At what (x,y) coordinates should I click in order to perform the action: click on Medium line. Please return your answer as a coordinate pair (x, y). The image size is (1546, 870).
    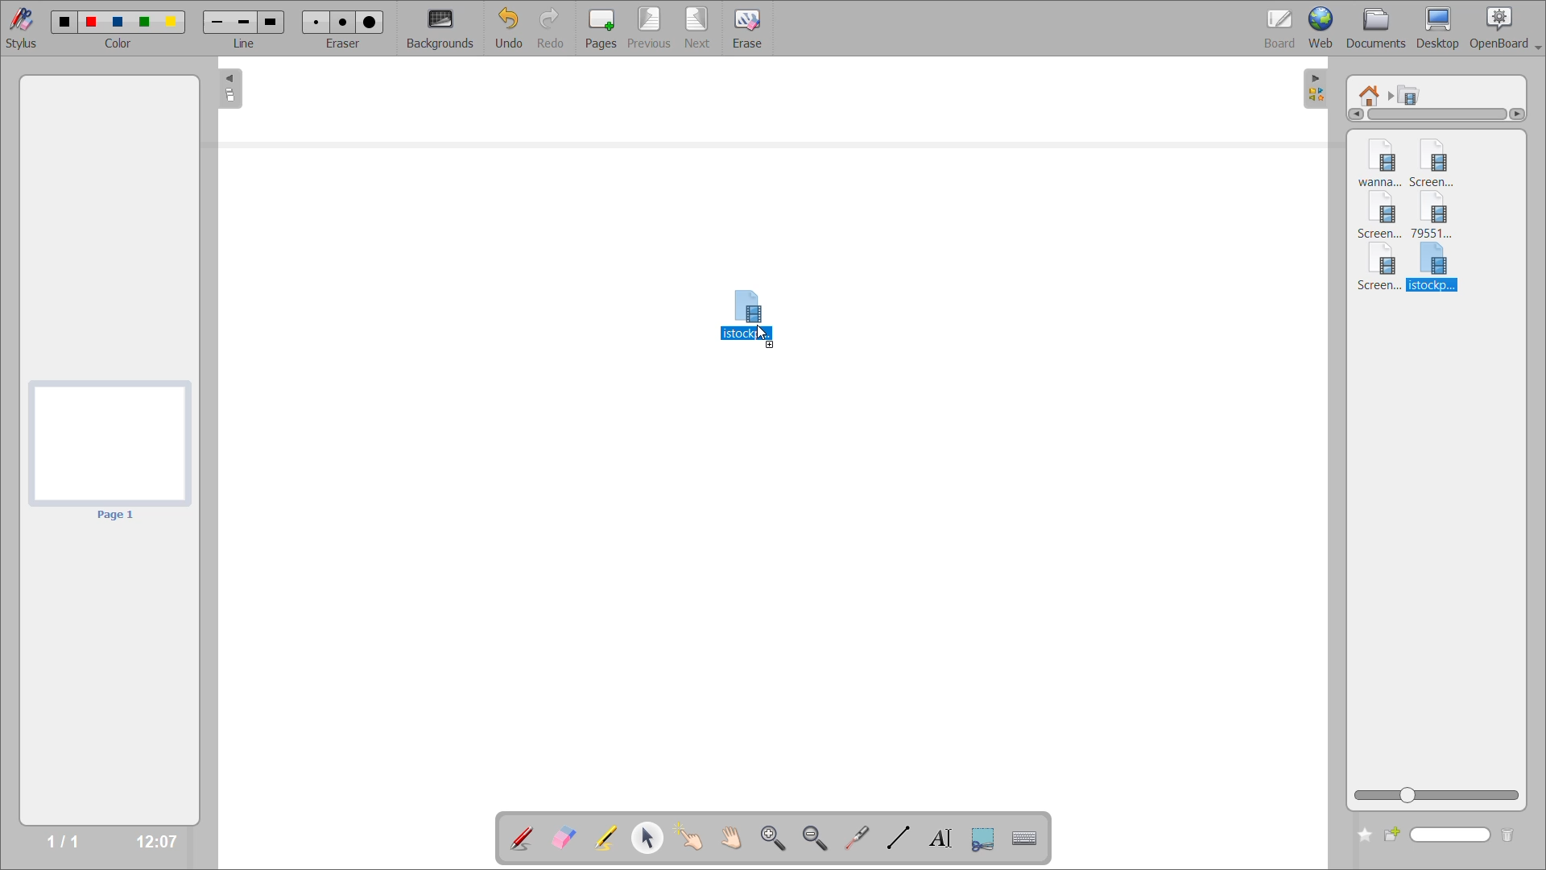
    Looking at the image, I should click on (245, 22).